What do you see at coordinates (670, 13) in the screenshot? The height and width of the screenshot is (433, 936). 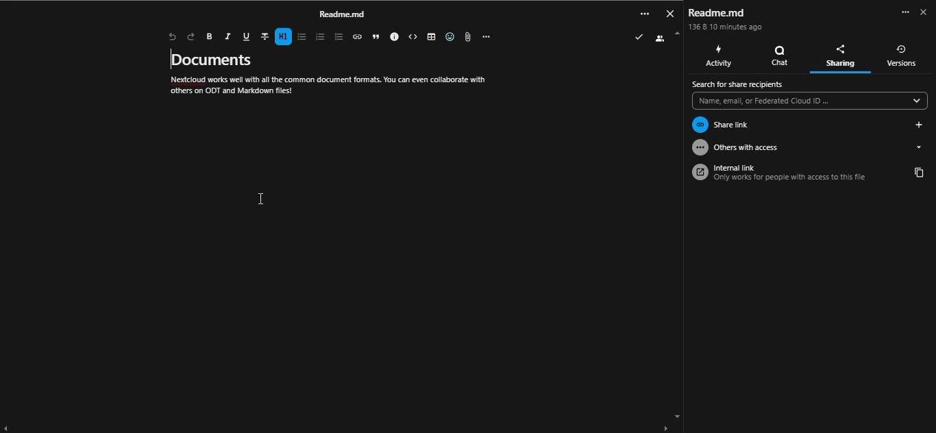 I see `close` at bounding box center [670, 13].